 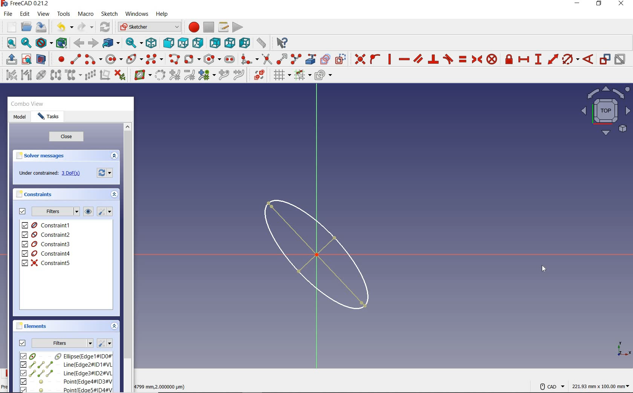 I want to click on constrain symmetrical, so click(x=476, y=59).